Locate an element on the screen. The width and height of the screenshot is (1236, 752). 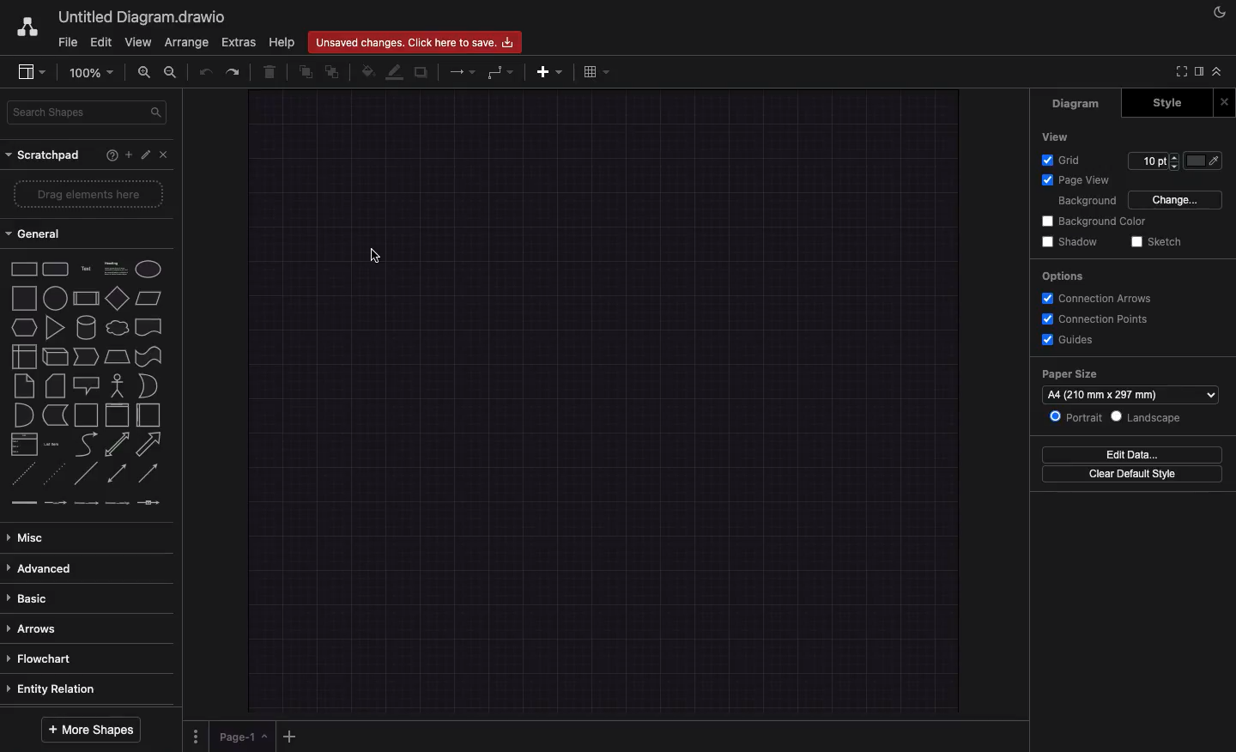
Close is located at coordinates (168, 153).